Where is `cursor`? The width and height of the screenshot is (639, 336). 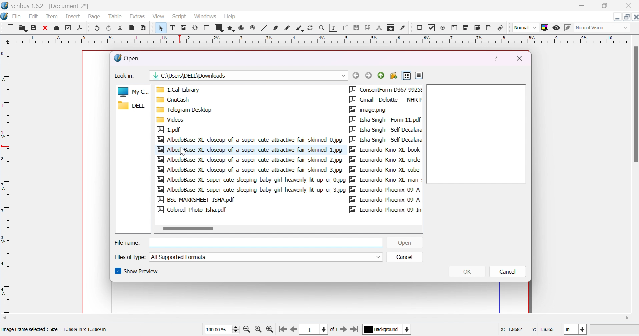 cursor is located at coordinates (183, 151).